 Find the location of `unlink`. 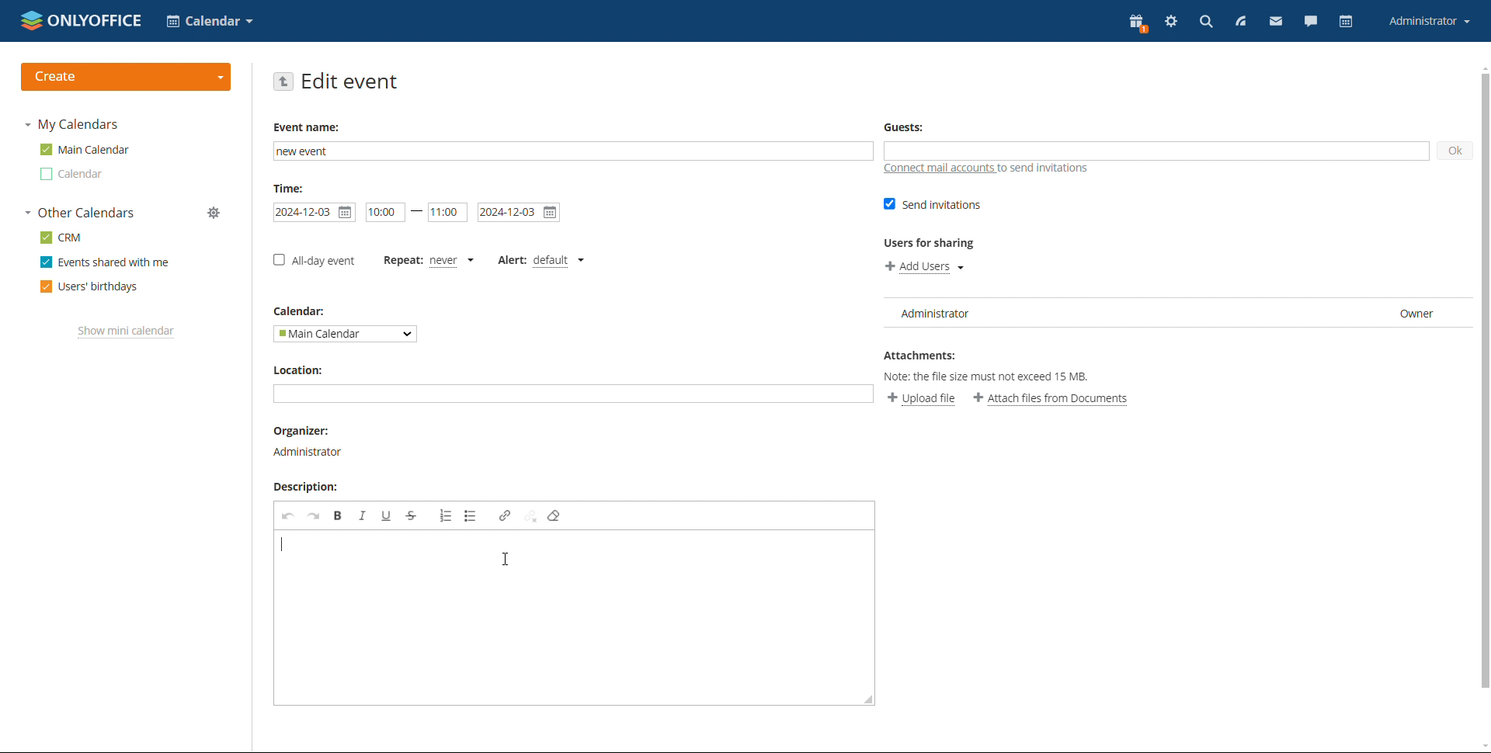

unlink is located at coordinates (531, 516).